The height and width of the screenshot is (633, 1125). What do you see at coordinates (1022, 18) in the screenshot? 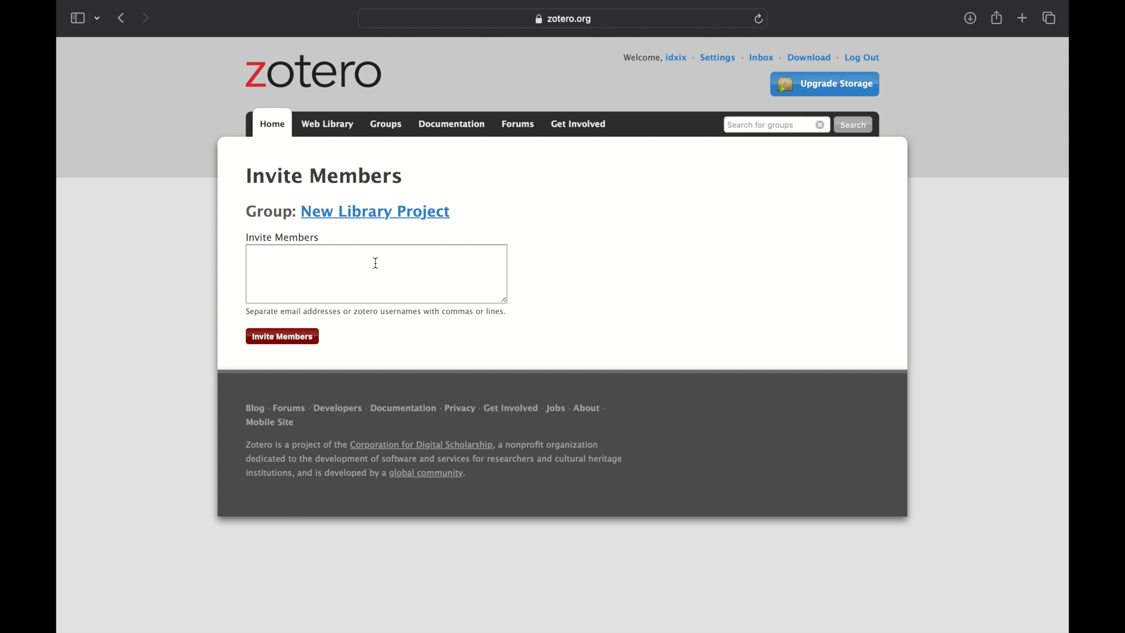
I see `new tab` at bounding box center [1022, 18].